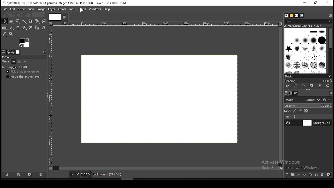  Describe the element at coordinates (52, 9) in the screenshot. I see `layer` at that location.